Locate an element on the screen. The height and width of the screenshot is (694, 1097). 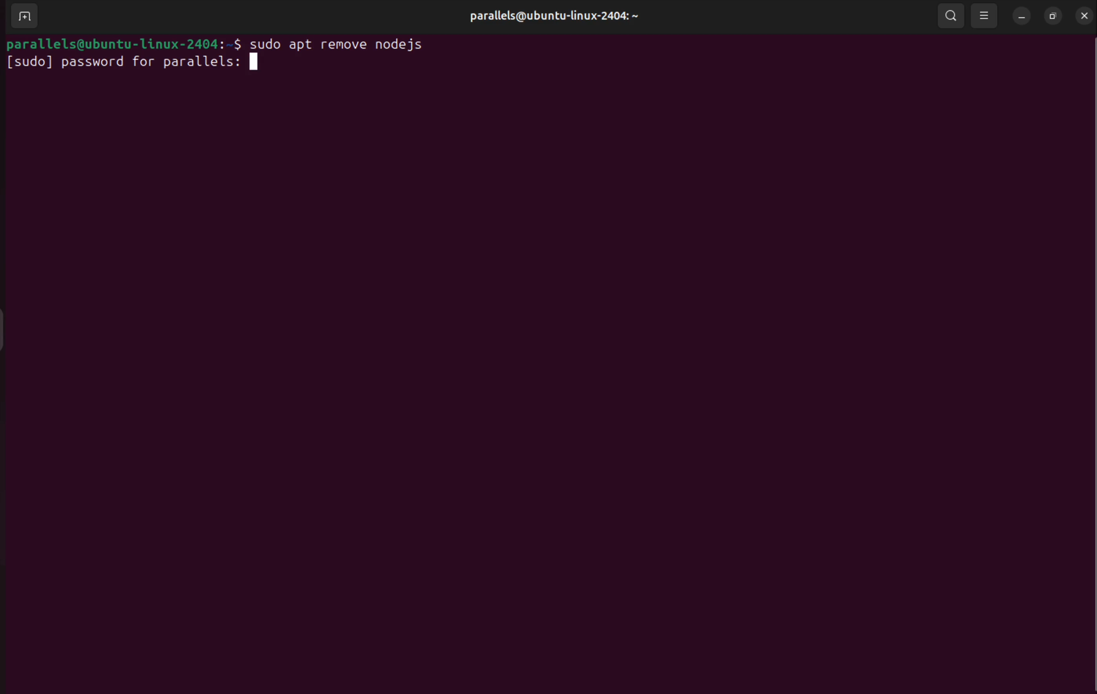
minimize is located at coordinates (1020, 16).